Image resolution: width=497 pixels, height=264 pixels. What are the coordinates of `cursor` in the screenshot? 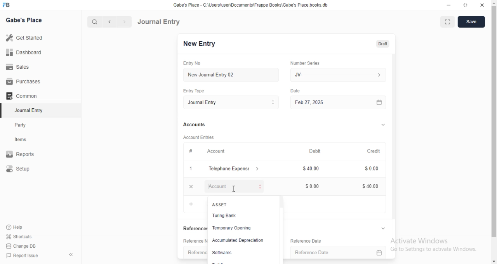 It's located at (234, 189).